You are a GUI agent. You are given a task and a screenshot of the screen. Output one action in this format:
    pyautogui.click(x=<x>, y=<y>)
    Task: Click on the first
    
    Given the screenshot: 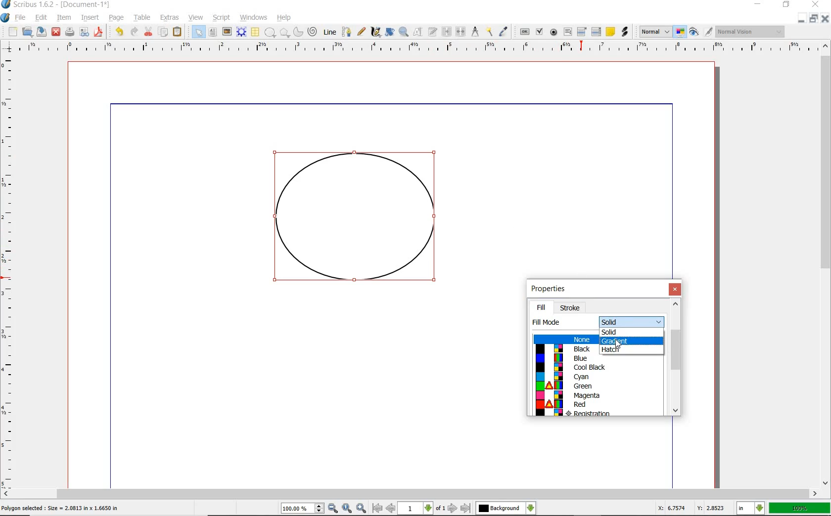 What is the action you would take?
    pyautogui.click(x=377, y=508)
    